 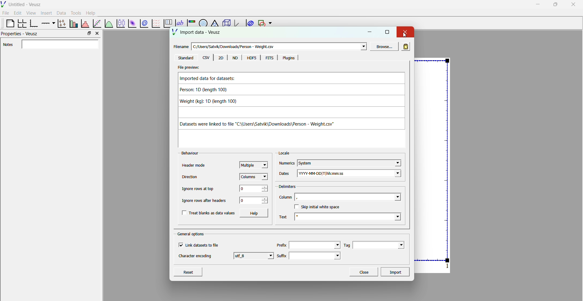 What do you see at coordinates (249, 23) in the screenshot?
I see `plot covariance ellipses` at bounding box center [249, 23].